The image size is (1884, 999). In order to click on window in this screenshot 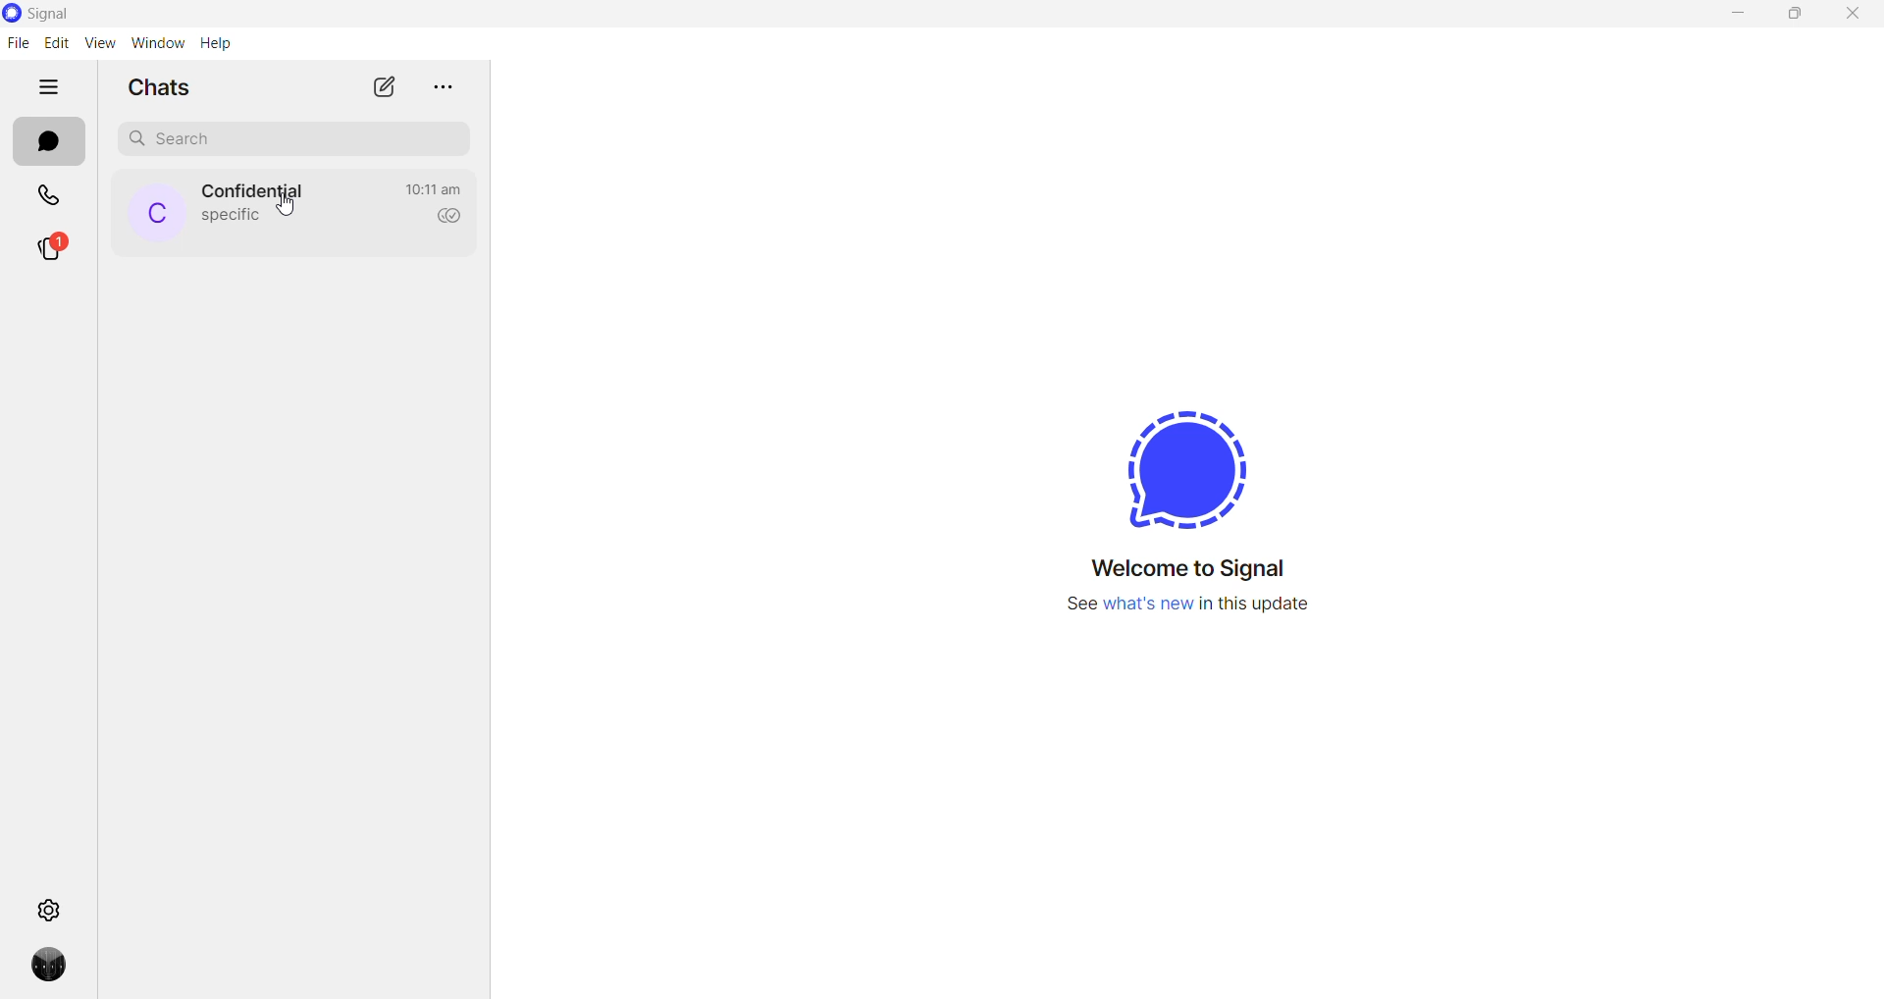, I will do `click(158, 44)`.